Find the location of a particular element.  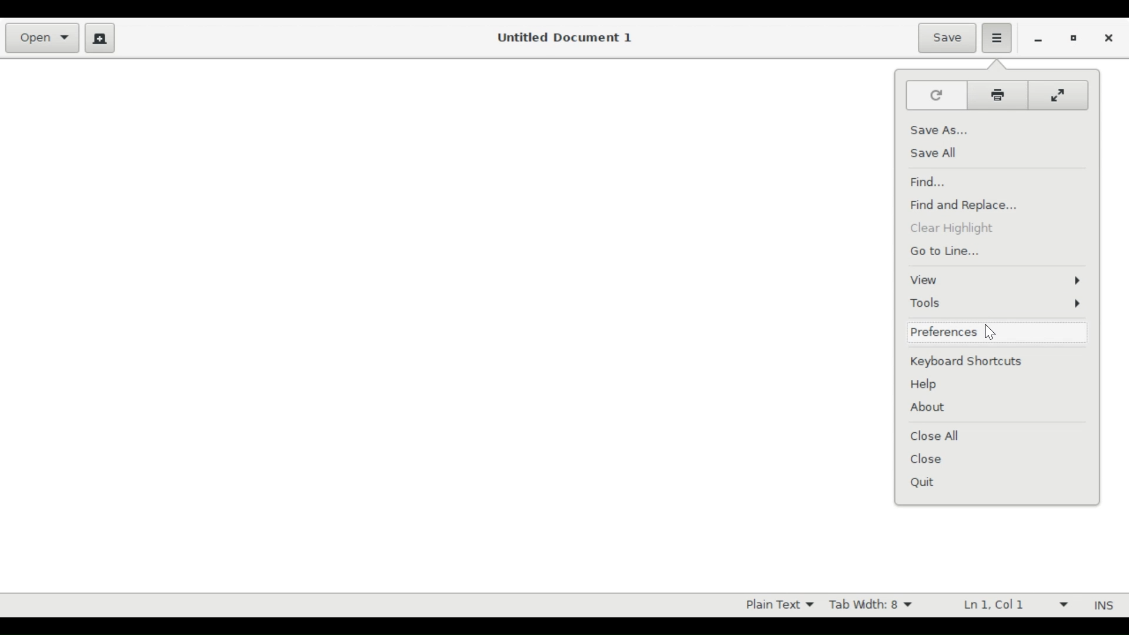

Restore is located at coordinates (1077, 40).